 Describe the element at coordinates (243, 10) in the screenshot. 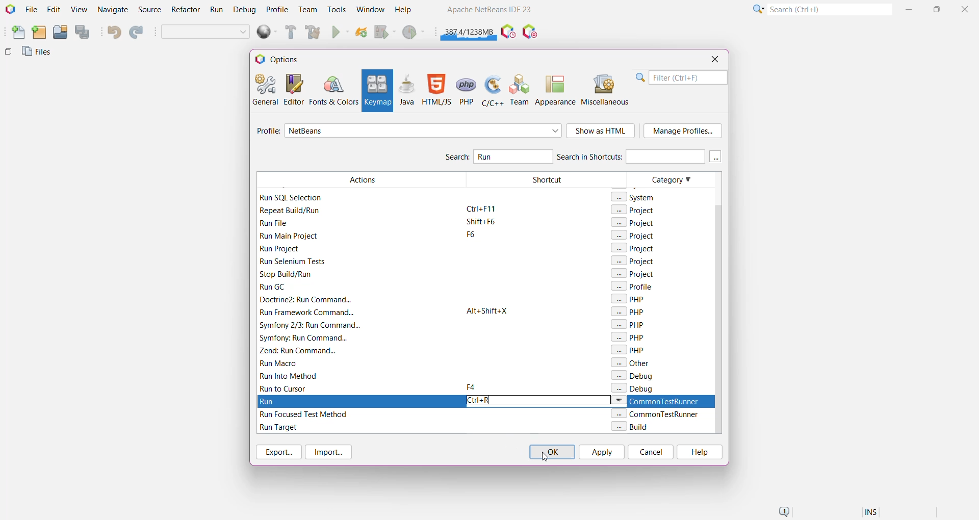

I see `Debug ` at that location.